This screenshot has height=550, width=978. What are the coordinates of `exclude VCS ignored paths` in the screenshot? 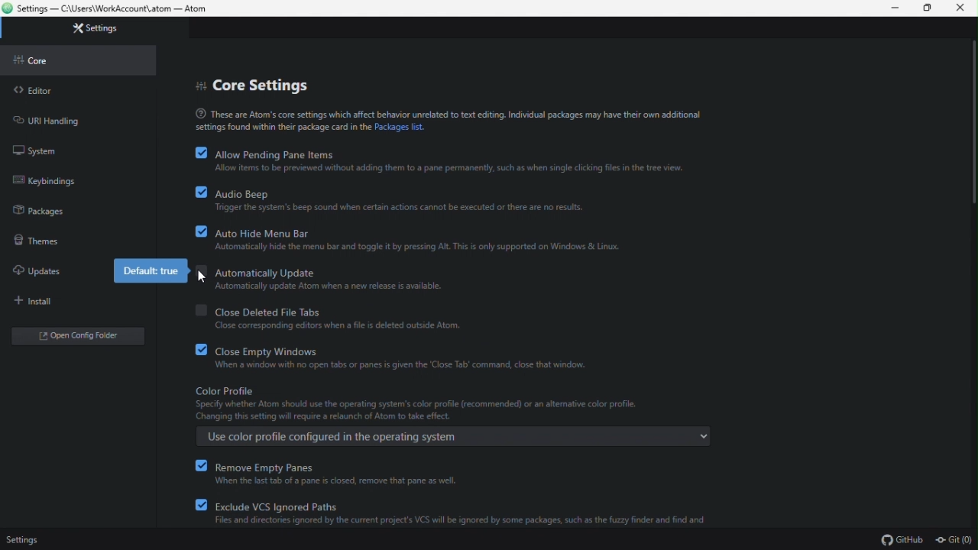 It's located at (455, 513).